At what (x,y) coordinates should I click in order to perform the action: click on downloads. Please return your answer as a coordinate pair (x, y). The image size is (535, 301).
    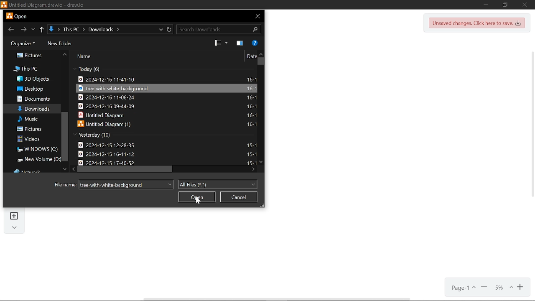
    Looking at the image, I should click on (33, 109).